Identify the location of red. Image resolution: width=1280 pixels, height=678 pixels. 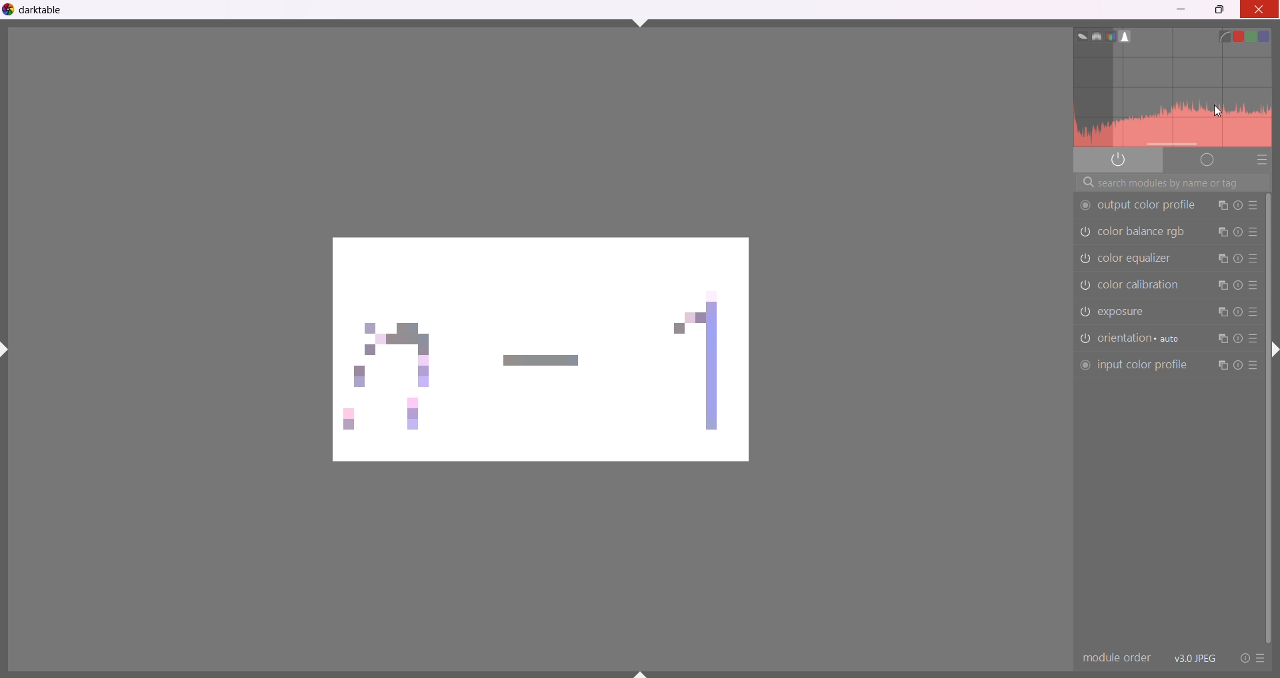
(1240, 33).